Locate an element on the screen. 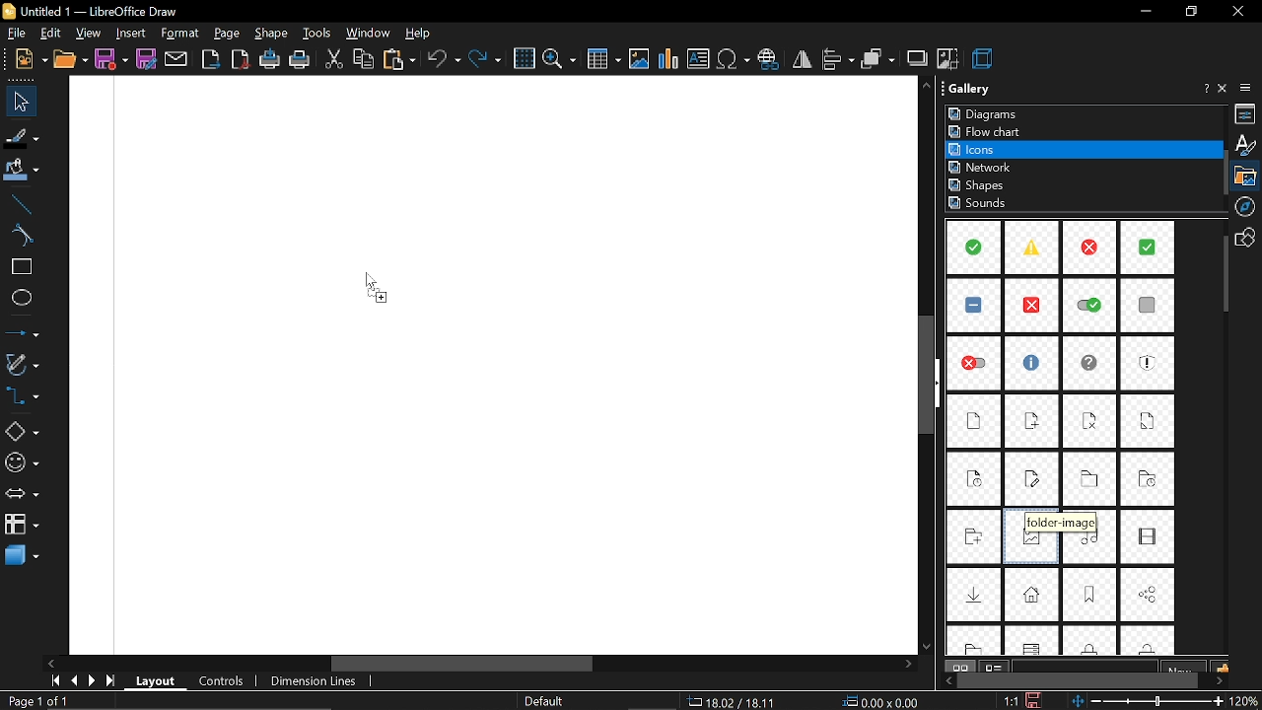 This screenshot has width=1262, height=710. attach is located at coordinates (176, 58).